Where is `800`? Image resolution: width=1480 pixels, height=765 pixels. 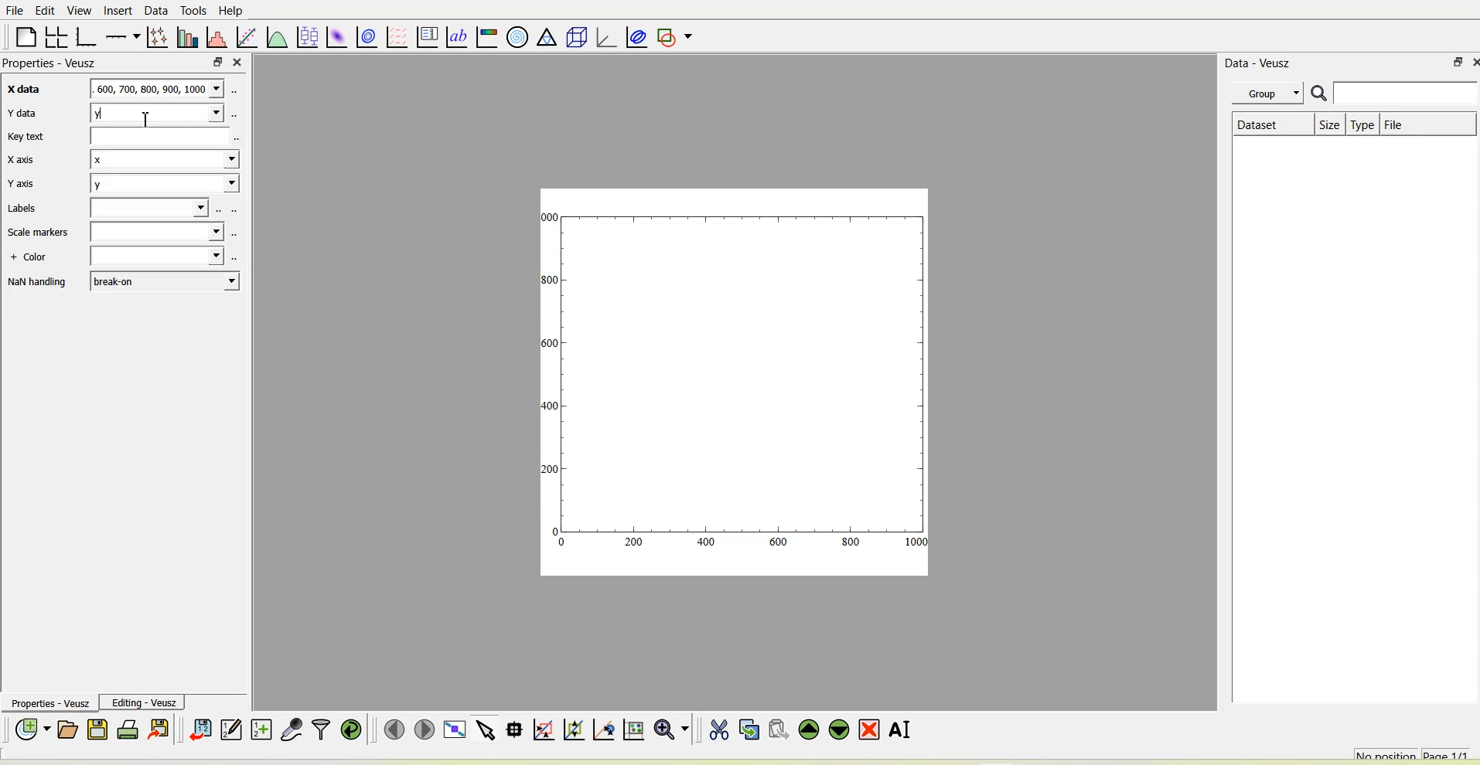
800 is located at coordinates (849, 542).